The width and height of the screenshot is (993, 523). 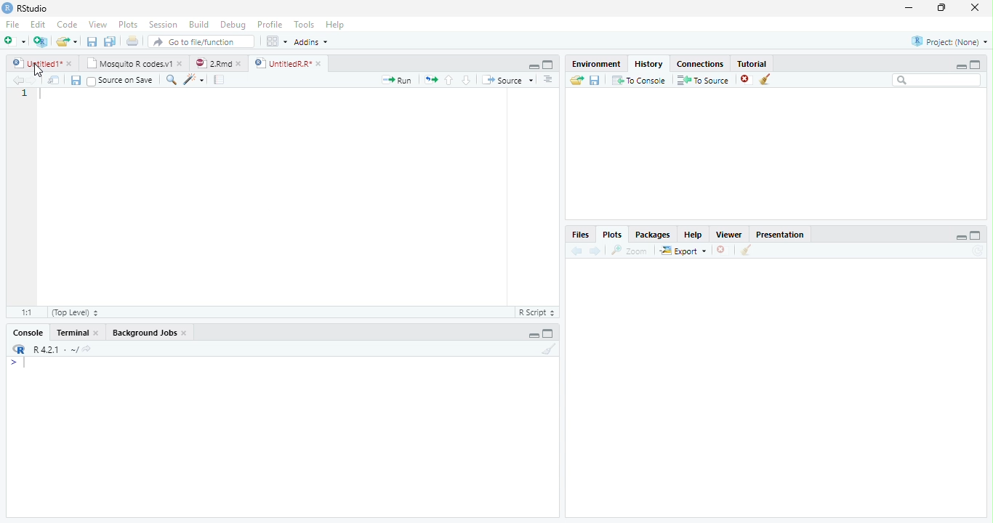 What do you see at coordinates (640, 80) in the screenshot?
I see `To console` at bounding box center [640, 80].